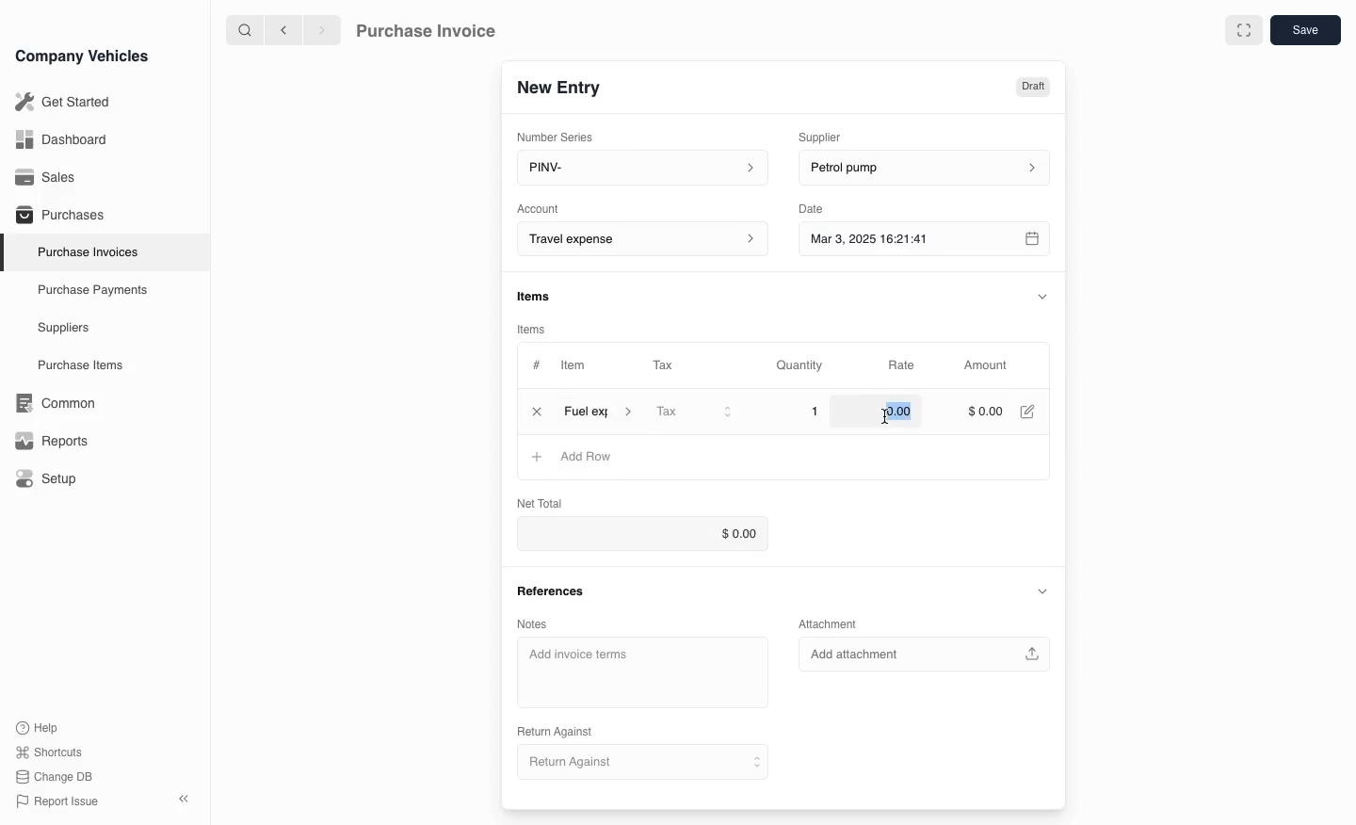 The height and width of the screenshot is (825, 1356). Describe the element at coordinates (60, 139) in the screenshot. I see `Dashboard` at that location.